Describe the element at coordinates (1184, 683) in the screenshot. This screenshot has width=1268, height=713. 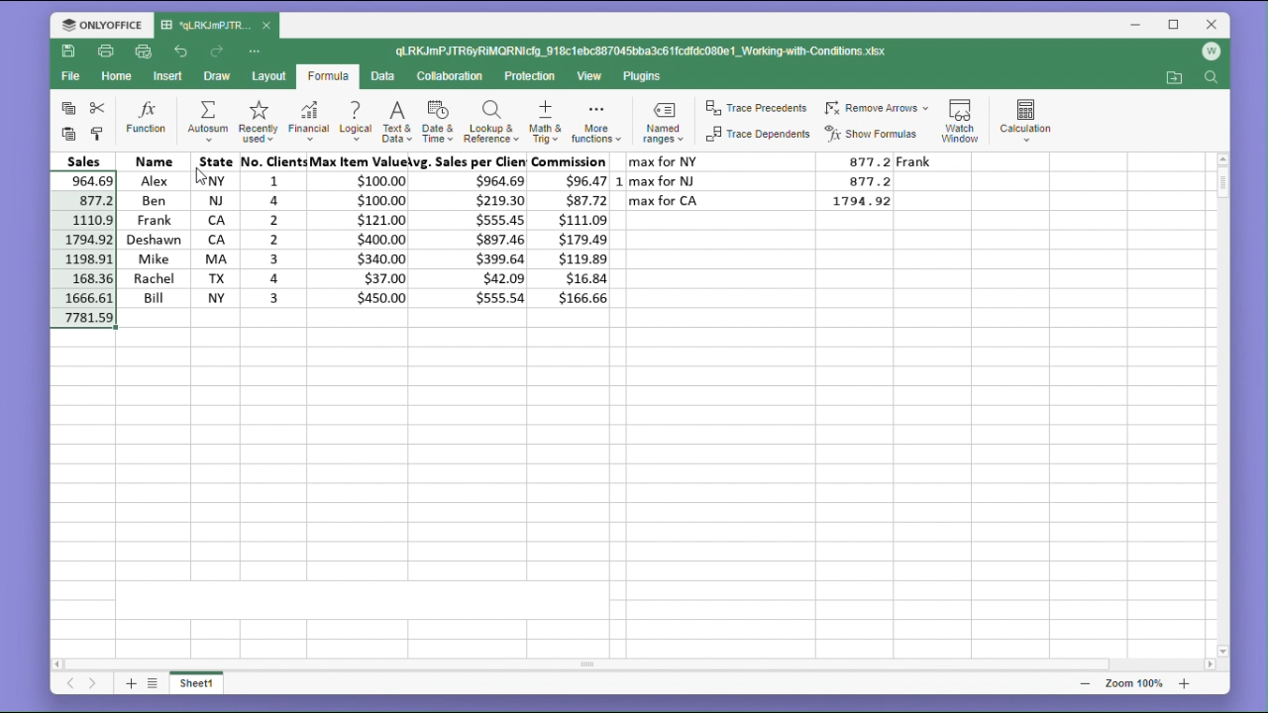
I see `zoom in` at that location.